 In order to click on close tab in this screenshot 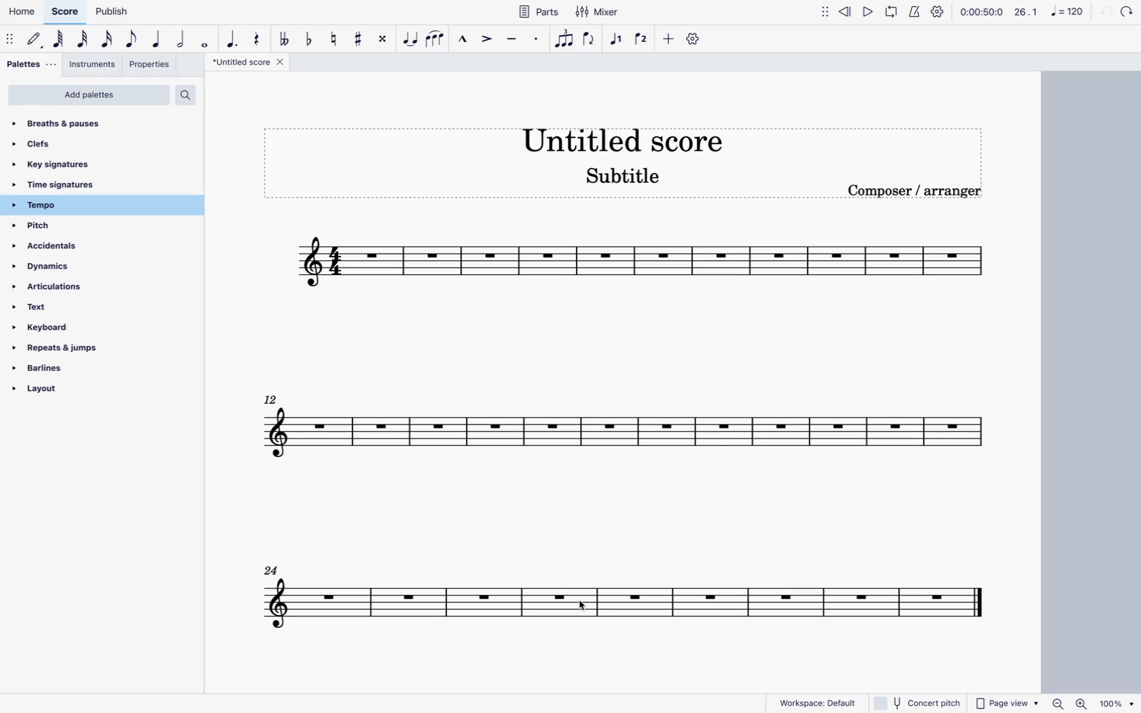, I will do `click(279, 65)`.